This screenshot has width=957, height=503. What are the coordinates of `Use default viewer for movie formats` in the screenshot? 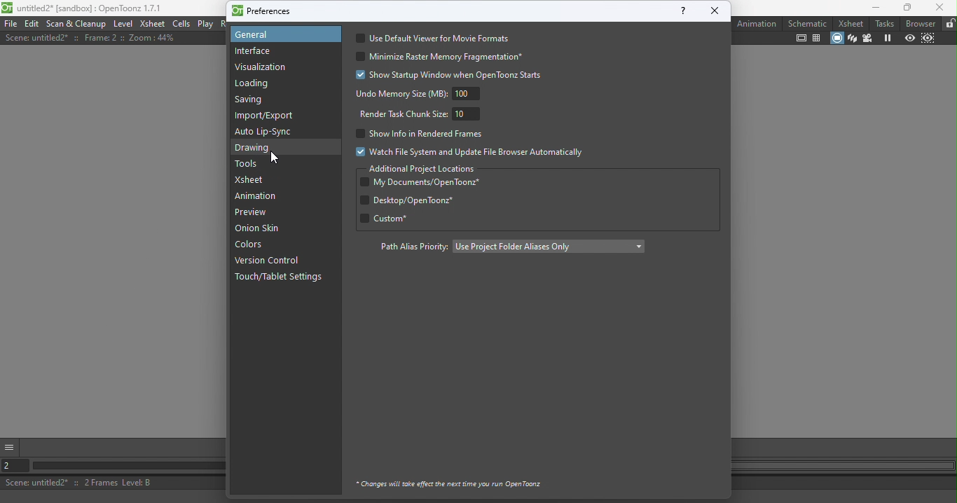 It's located at (437, 38).